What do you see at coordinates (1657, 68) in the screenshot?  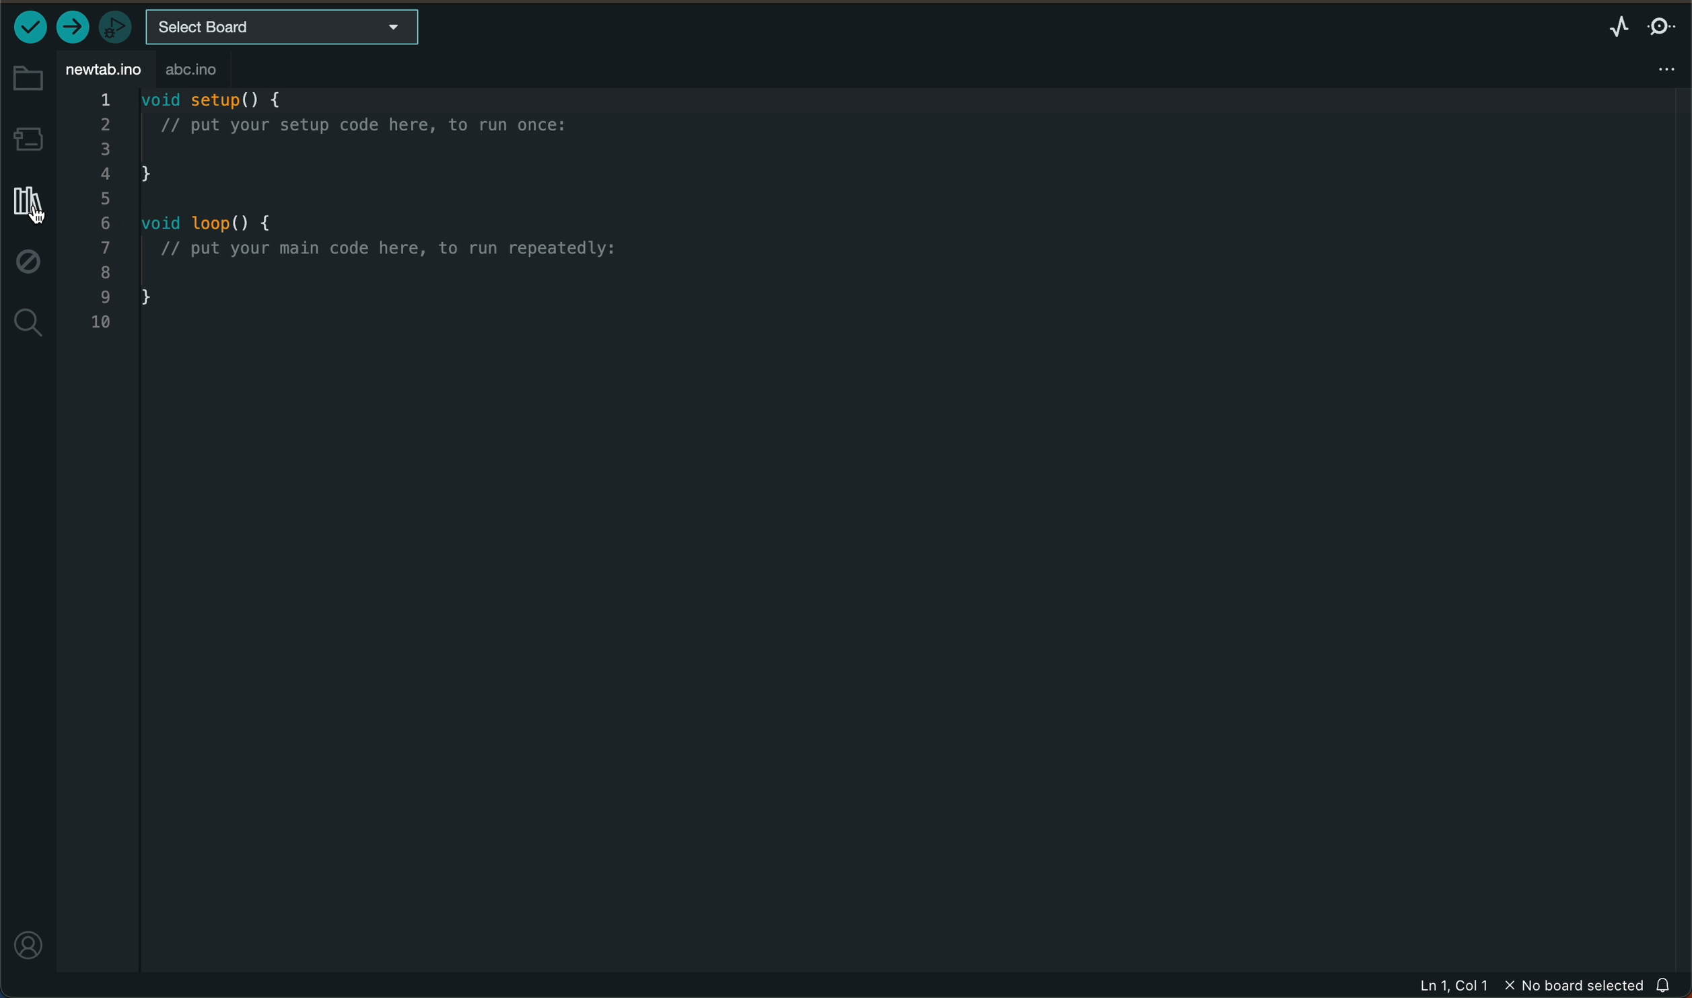 I see `file setting` at bounding box center [1657, 68].